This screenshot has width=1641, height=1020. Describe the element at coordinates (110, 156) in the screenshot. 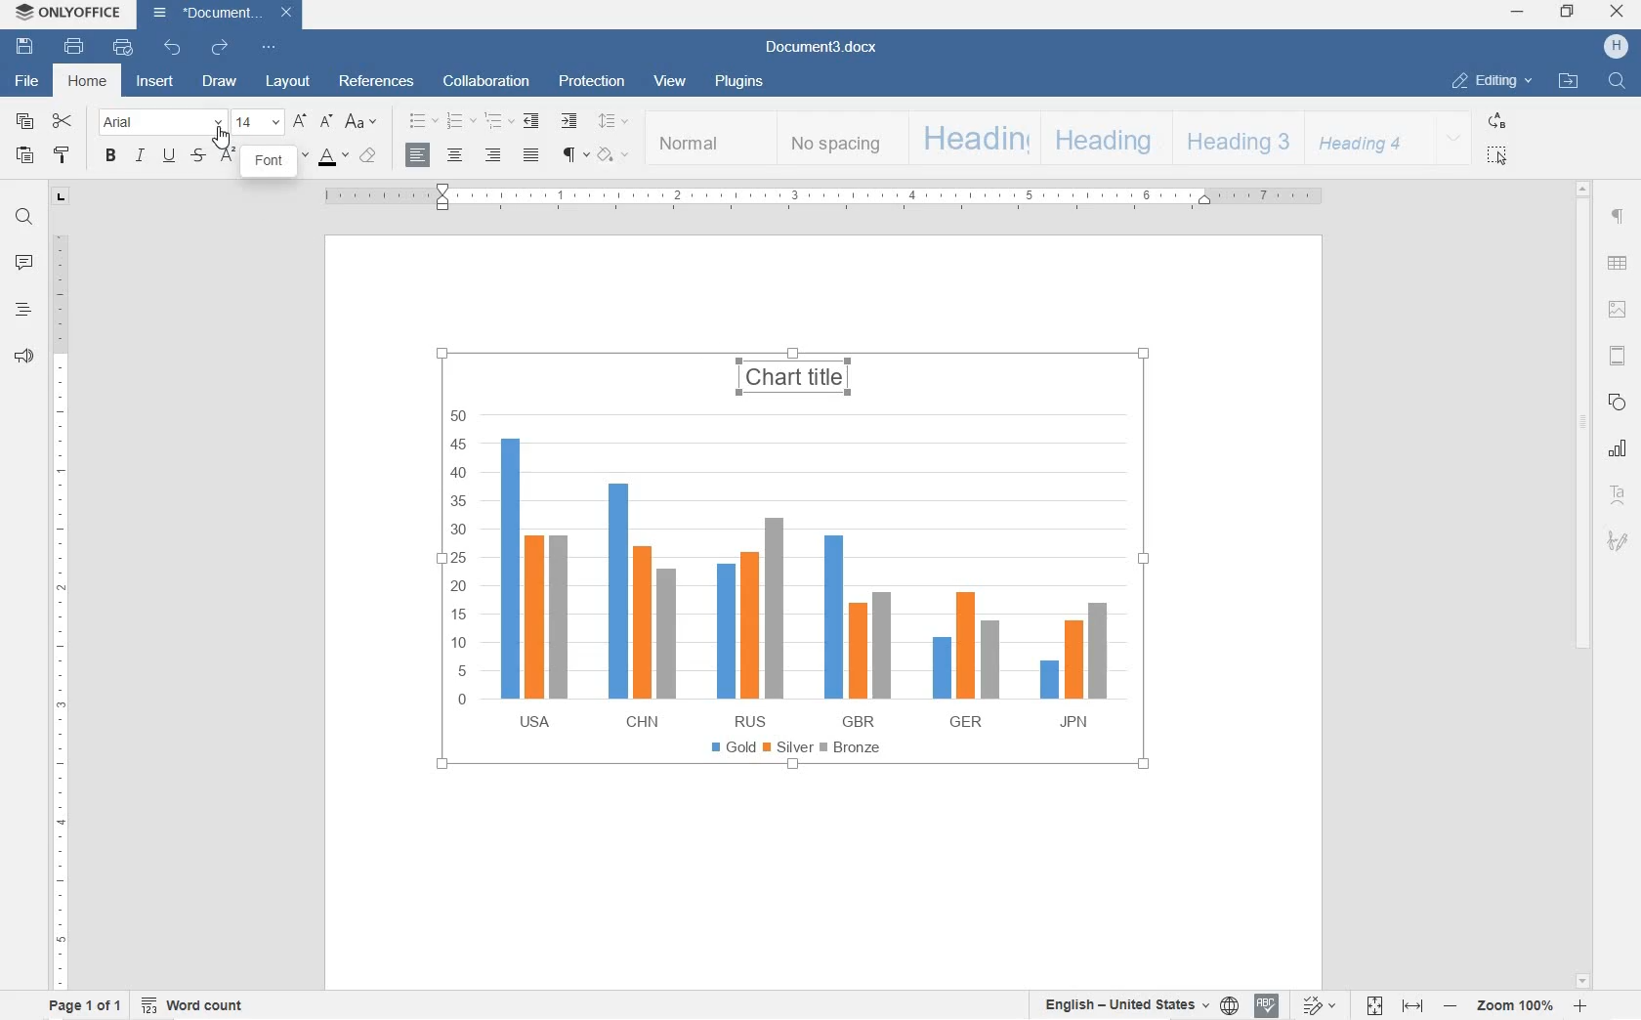

I see `BOLD` at that location.